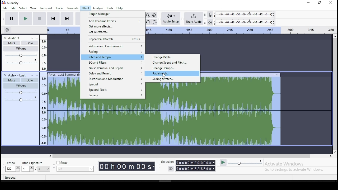 This screenshot has height=190, width=338. What do you see at coordinates (21, 101) in the screenshot?
I see `audio effect` at bounding box center [21, 101].